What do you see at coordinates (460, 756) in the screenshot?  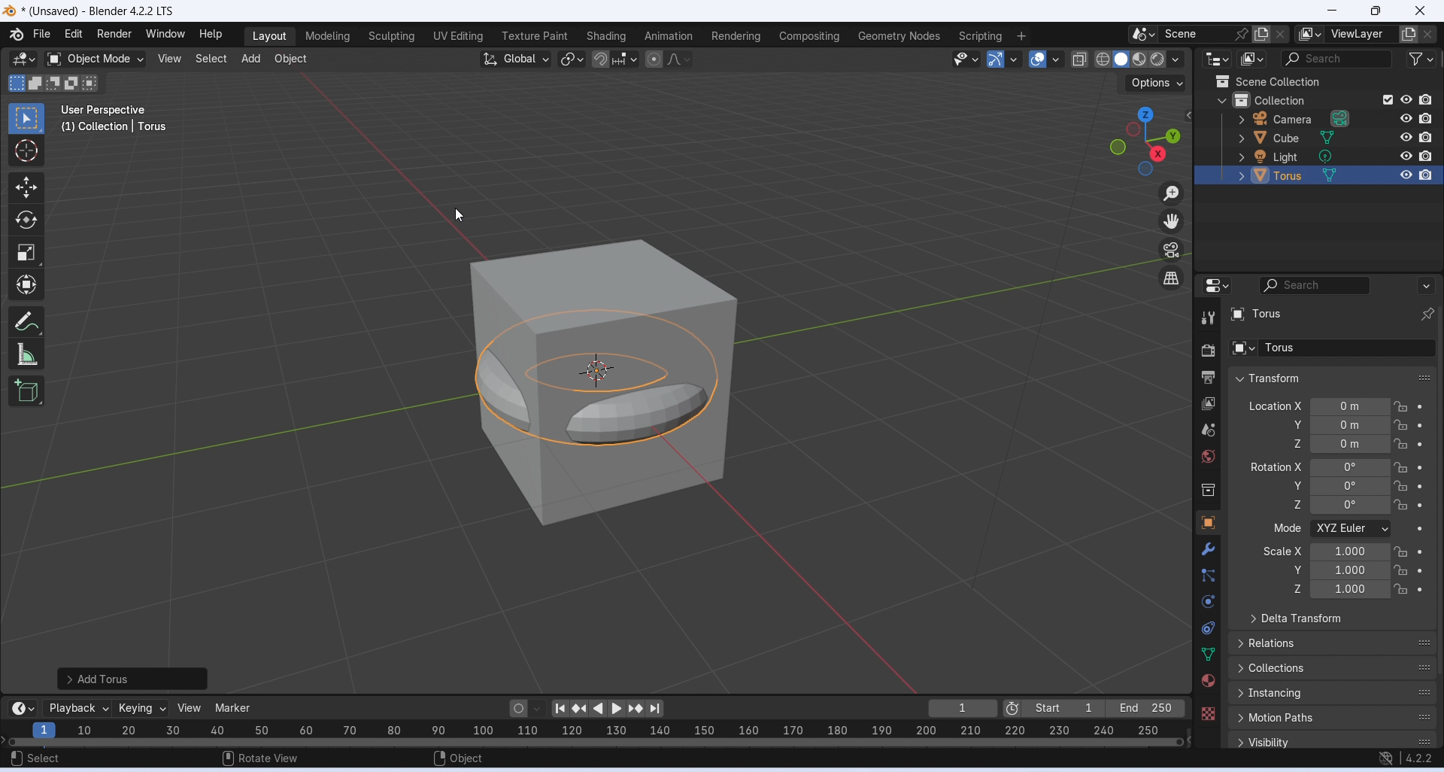 I see `object` at bounding box center [460, 756].